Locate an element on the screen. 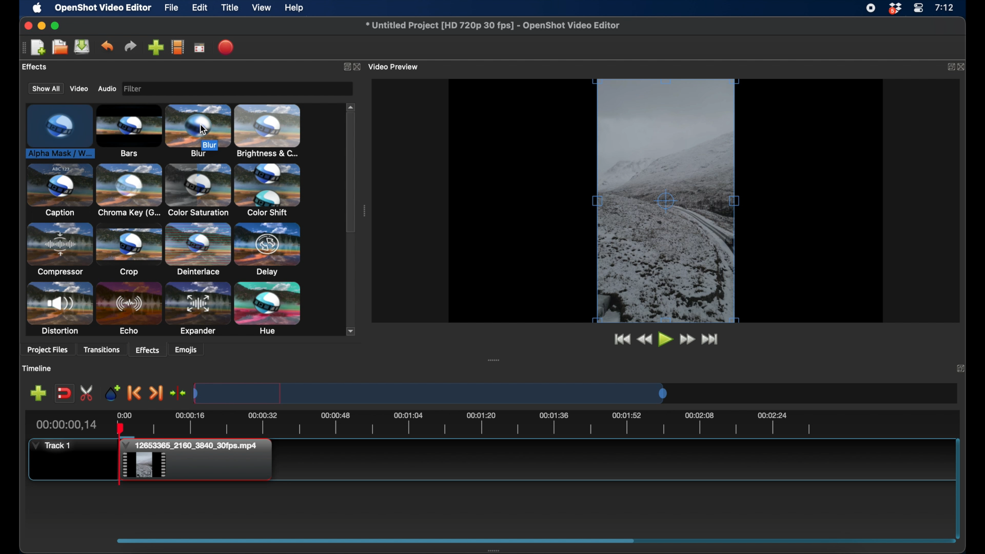  hue is located at coordinates (268, 309).